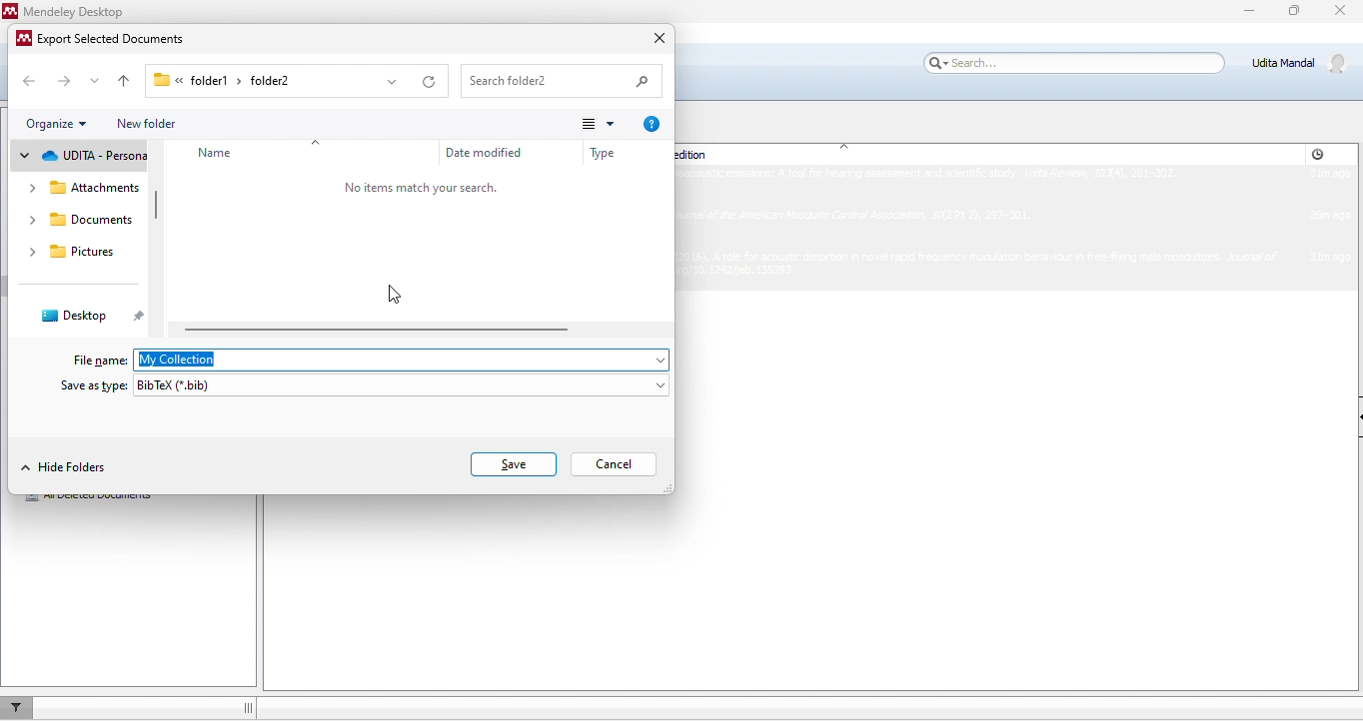 Image resolution: width=1363 pixels, height=721 pixels. What do you see at coordinates (431, 78) in the screenshot?
I see `refresh` at bounding box center [431, 78].